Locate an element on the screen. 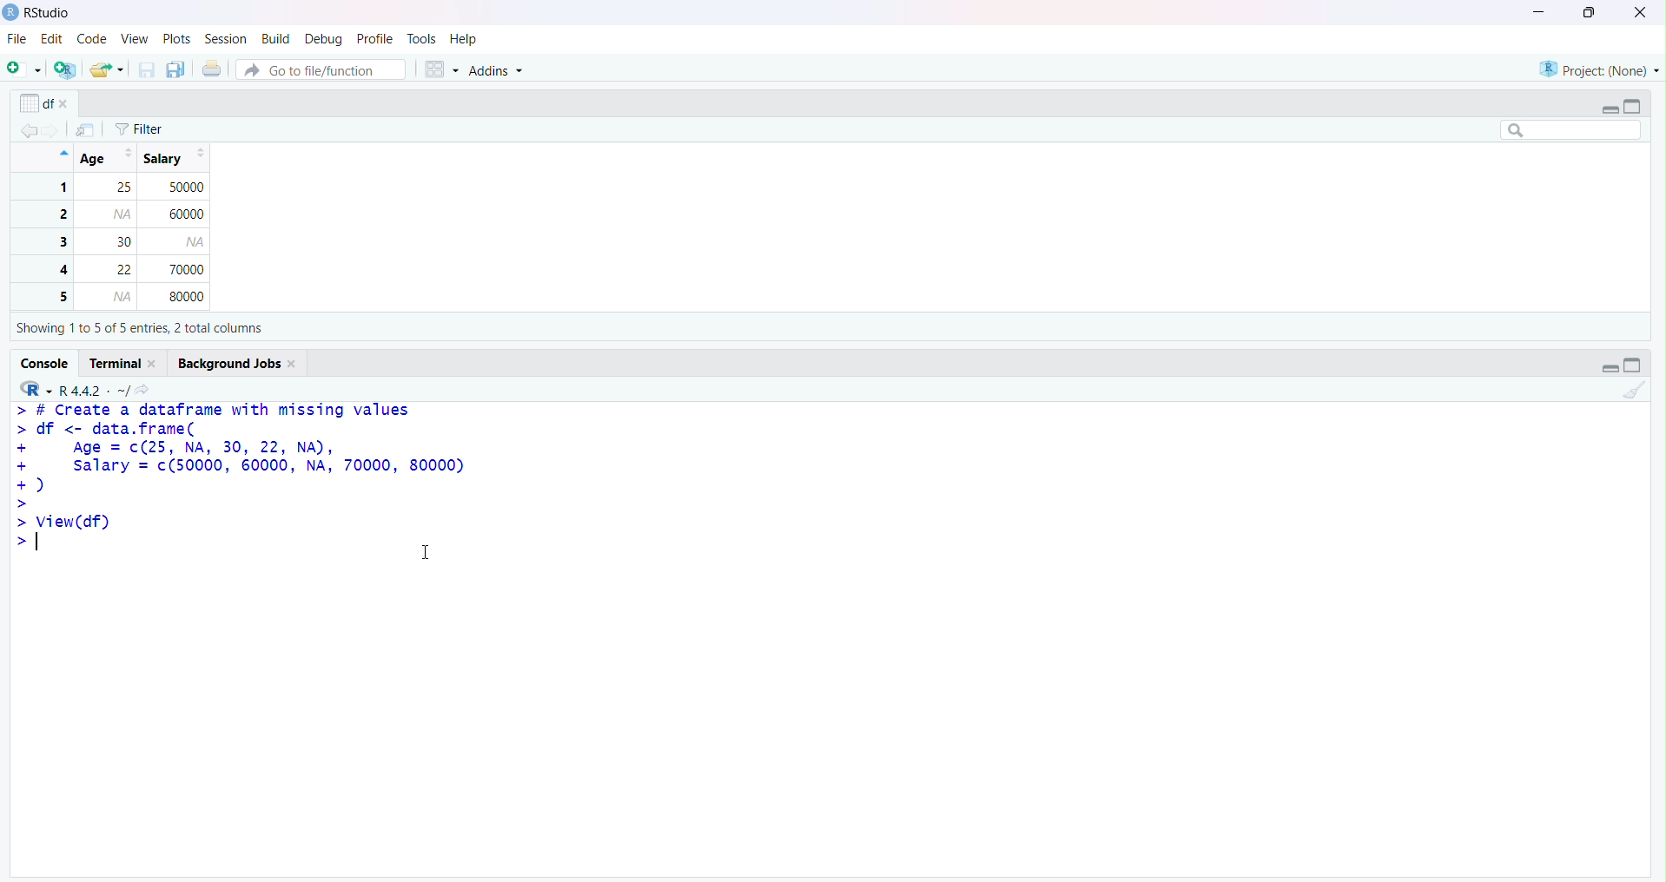  R.4.4.2 ~/ is located at coordinates (93, 386).